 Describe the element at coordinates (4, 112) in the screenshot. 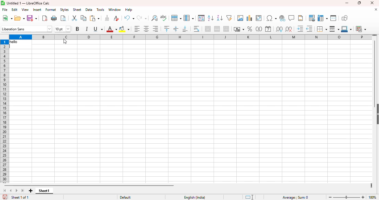

I see `rows` at that location.